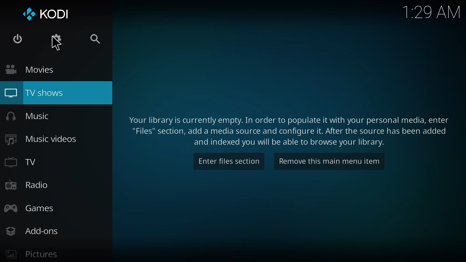 The height and width of the screenshot is (262, 466). What do you see at coordinates (28, 69) in the screenshot?
I see `movies` at bounding box center [28, 69].